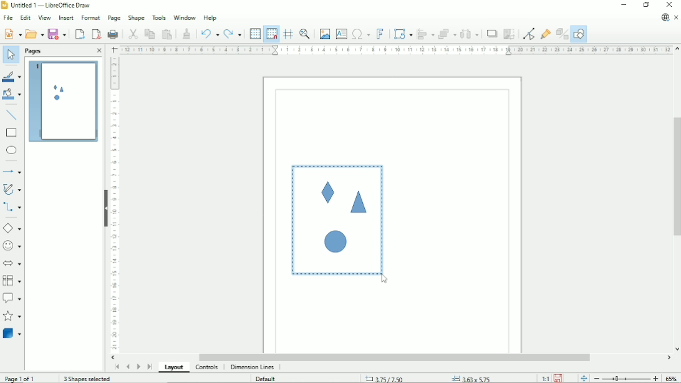  I want to click on Rectangle, so click(12, 133).